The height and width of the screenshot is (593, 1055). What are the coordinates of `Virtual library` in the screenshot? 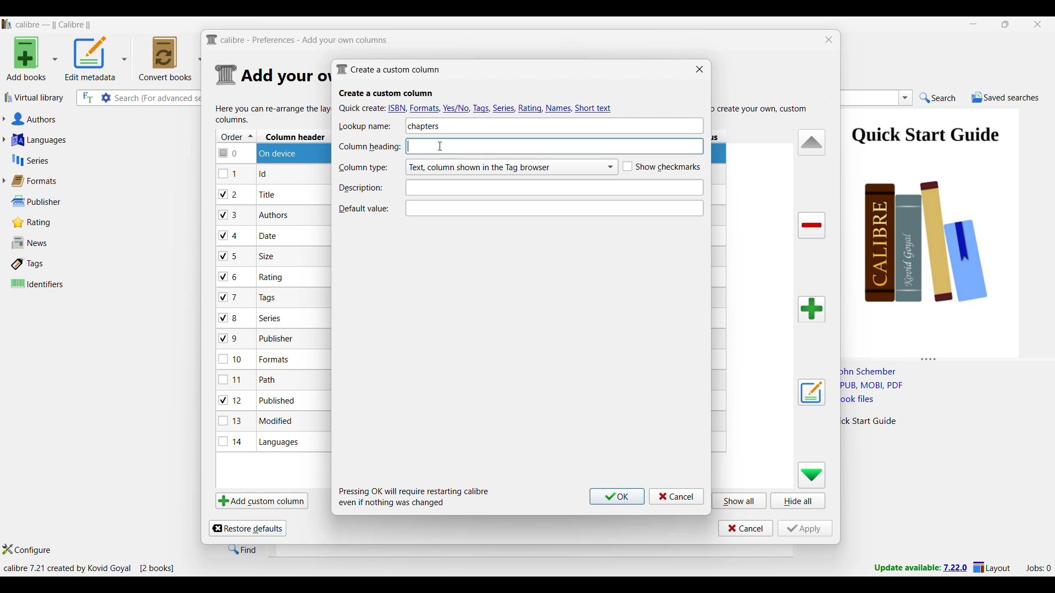 It's located at (35, 97).